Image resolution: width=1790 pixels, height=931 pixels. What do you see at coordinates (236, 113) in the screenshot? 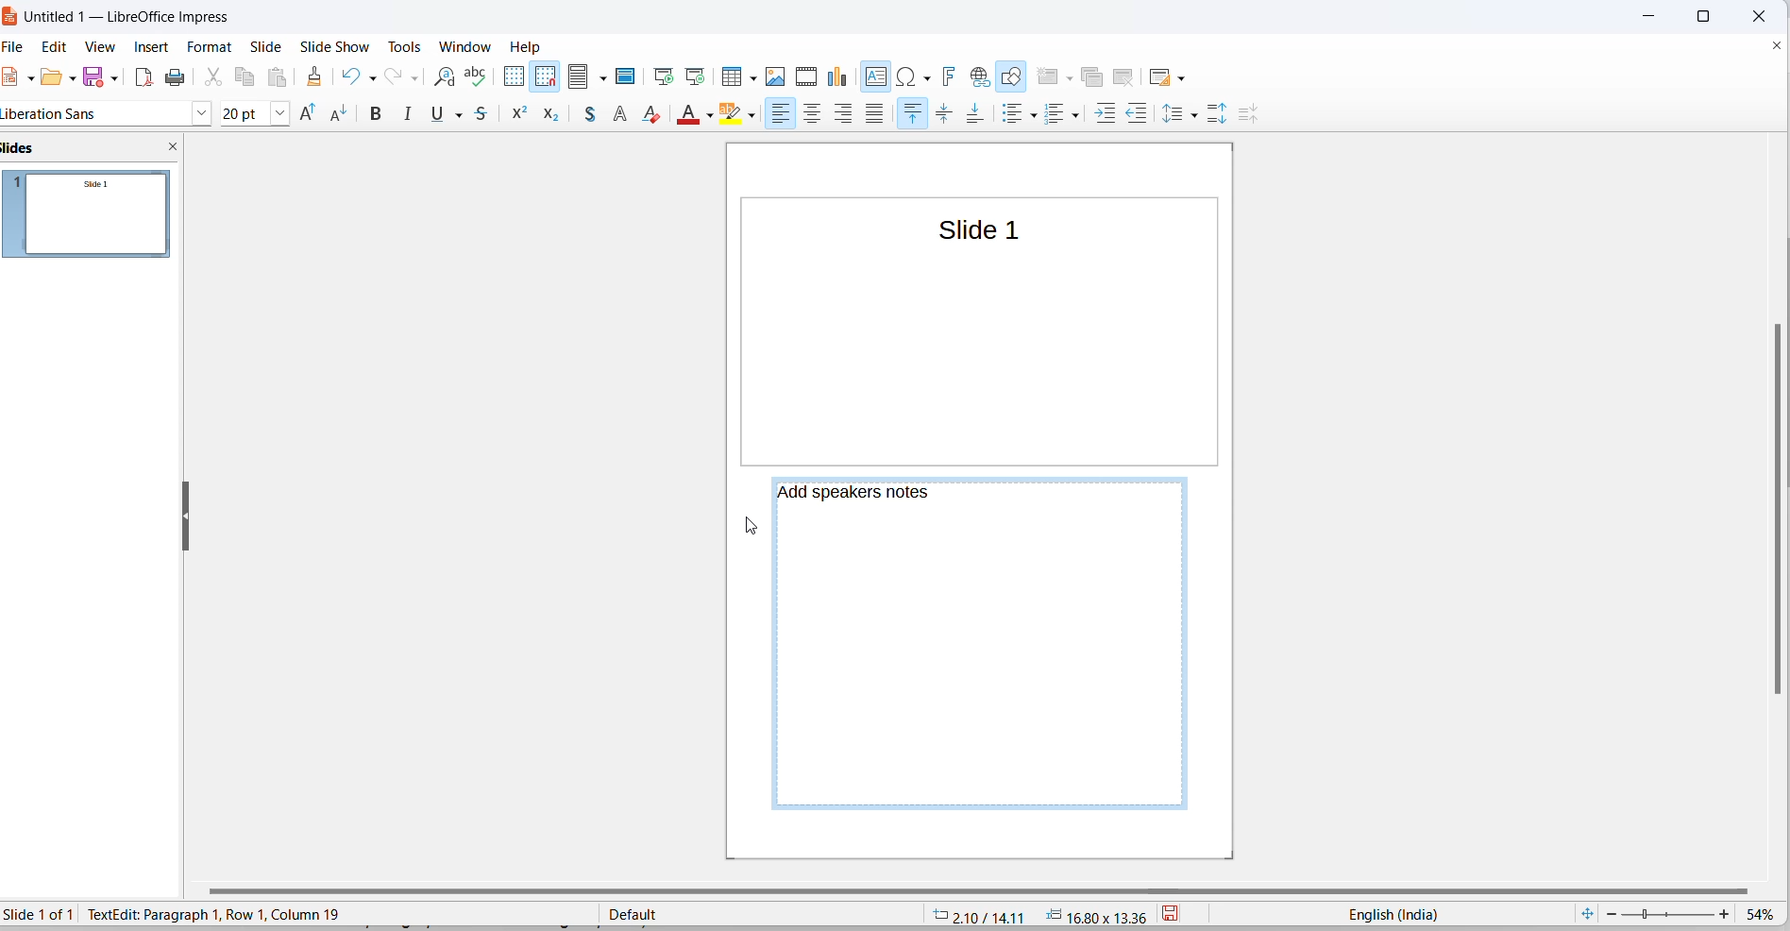
I see `ellipse` at bounding box center [236, 113].